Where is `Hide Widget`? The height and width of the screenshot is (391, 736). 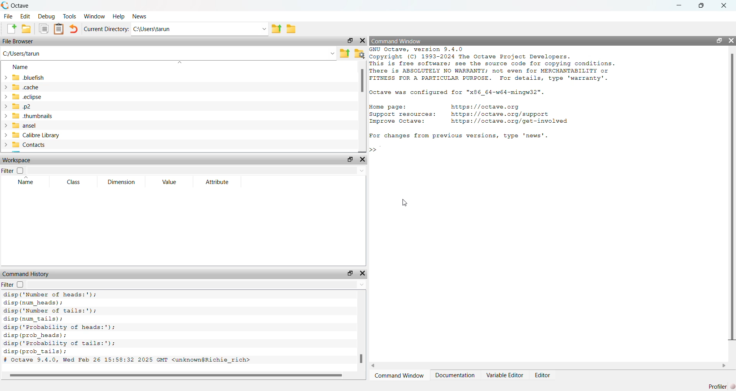 Hide Widget is located at coordinates (731, 40).